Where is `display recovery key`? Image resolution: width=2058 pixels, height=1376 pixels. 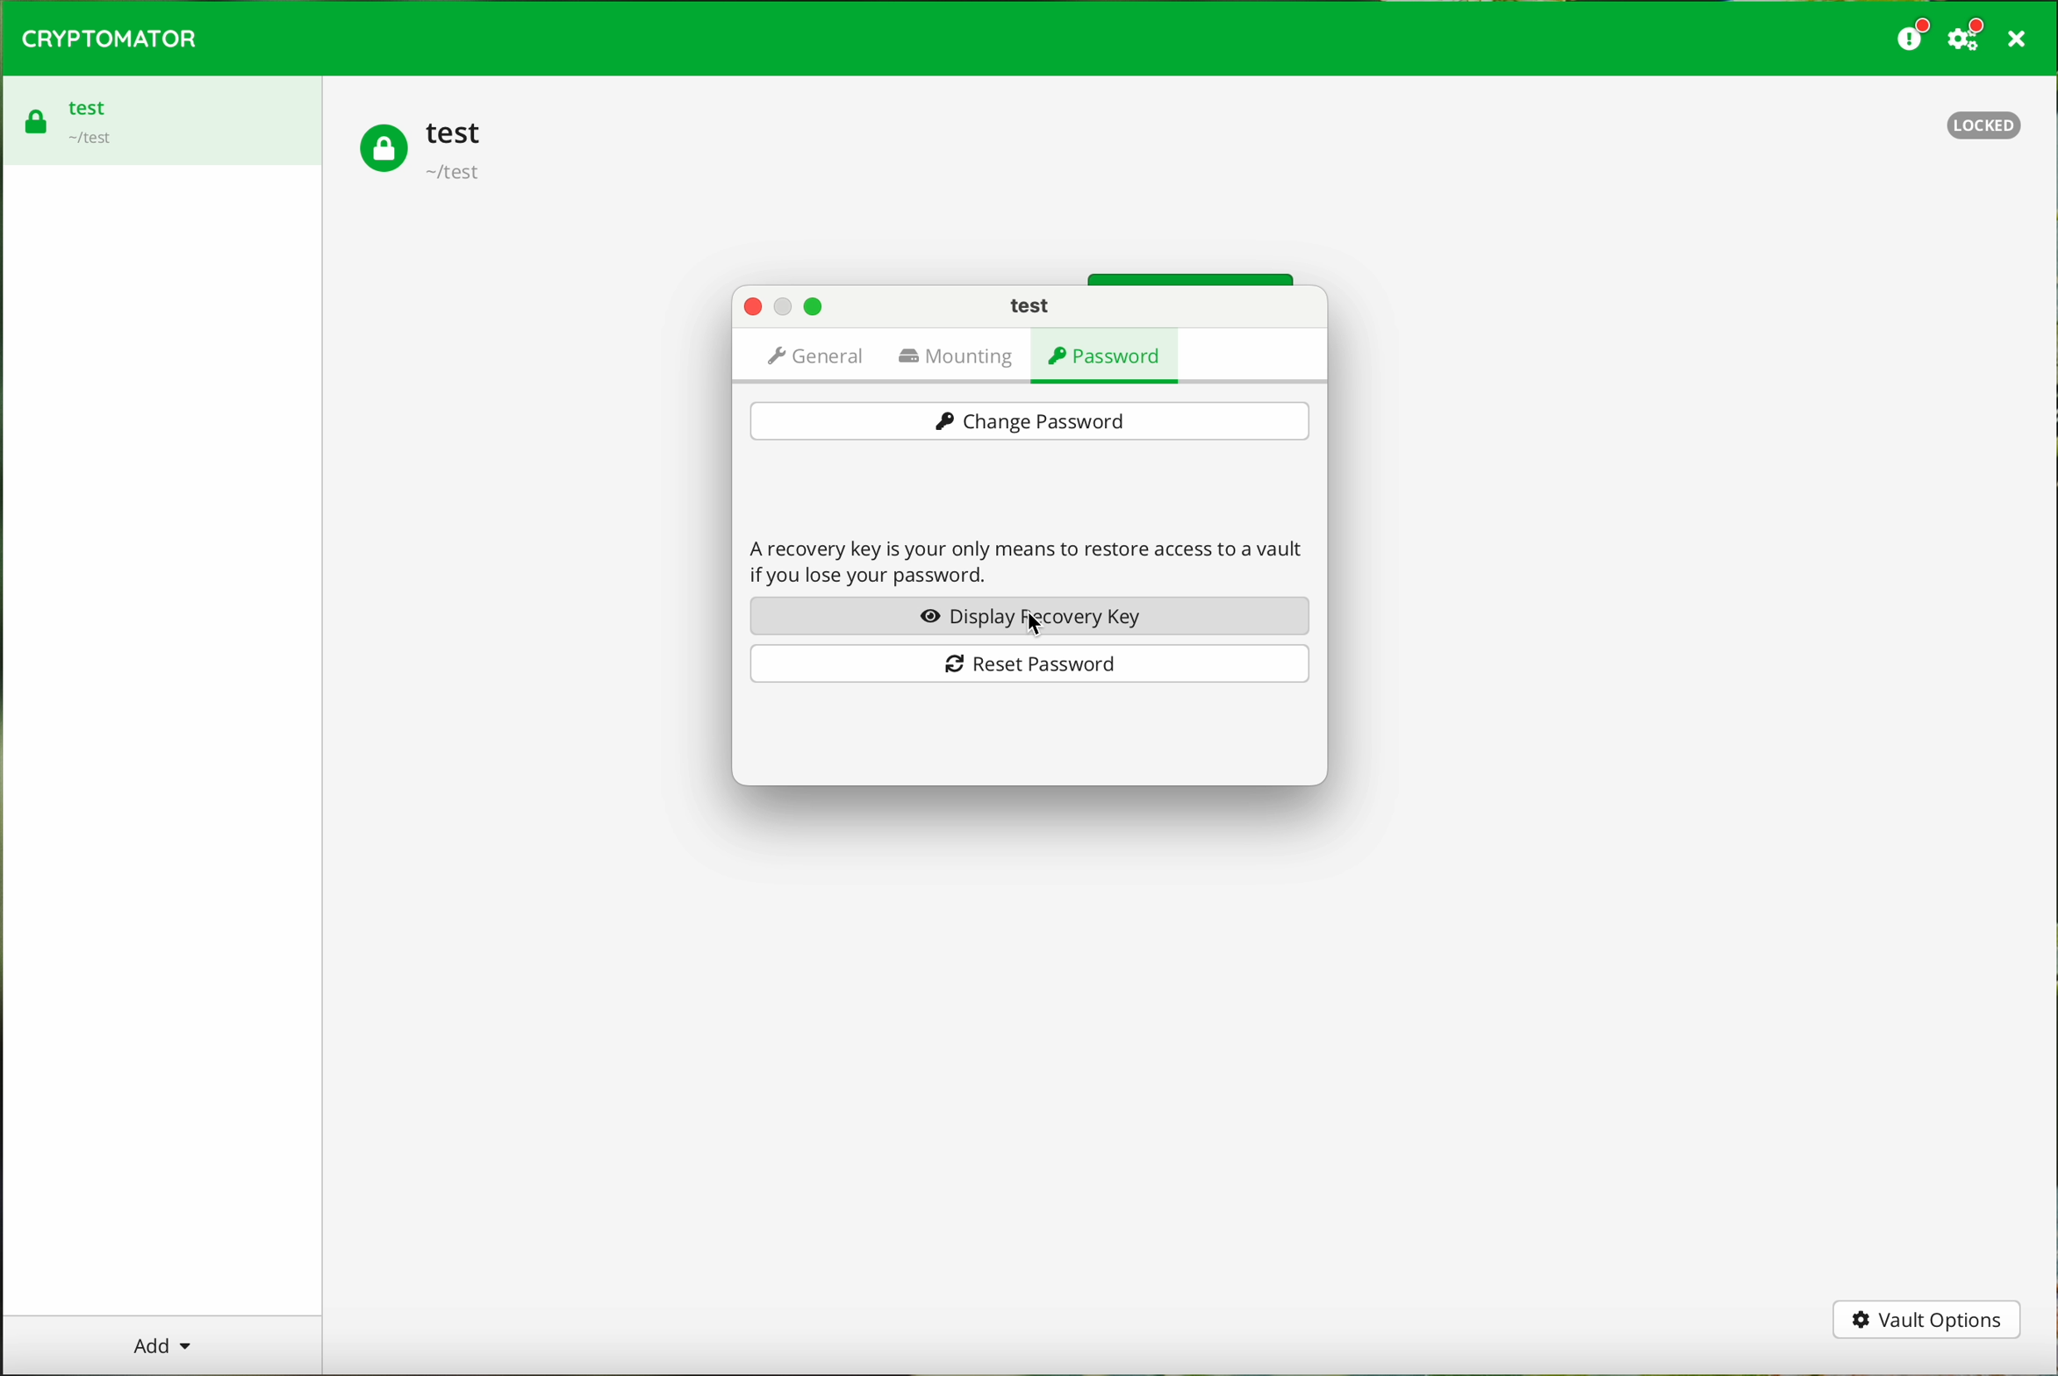
display recovery key is located at coordinates (1028, 617).